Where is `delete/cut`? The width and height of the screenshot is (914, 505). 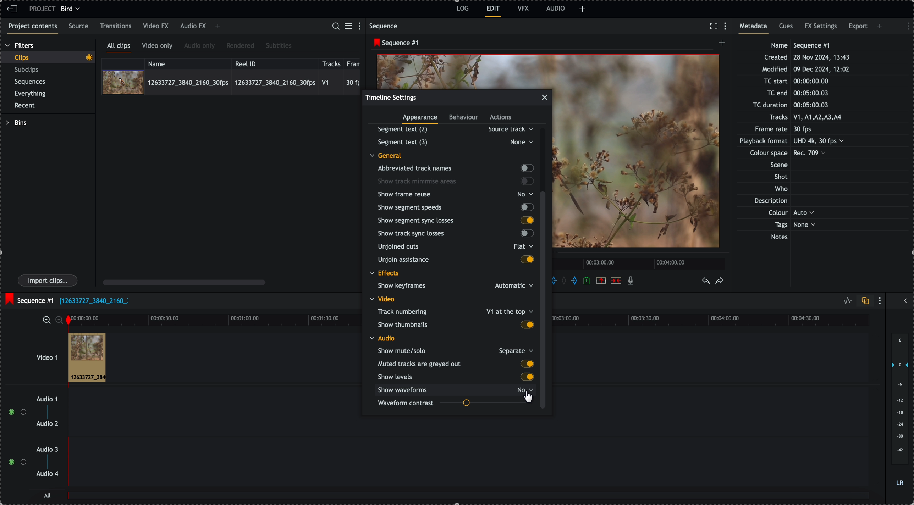 delete/cut is located at coordinates (616, 281).